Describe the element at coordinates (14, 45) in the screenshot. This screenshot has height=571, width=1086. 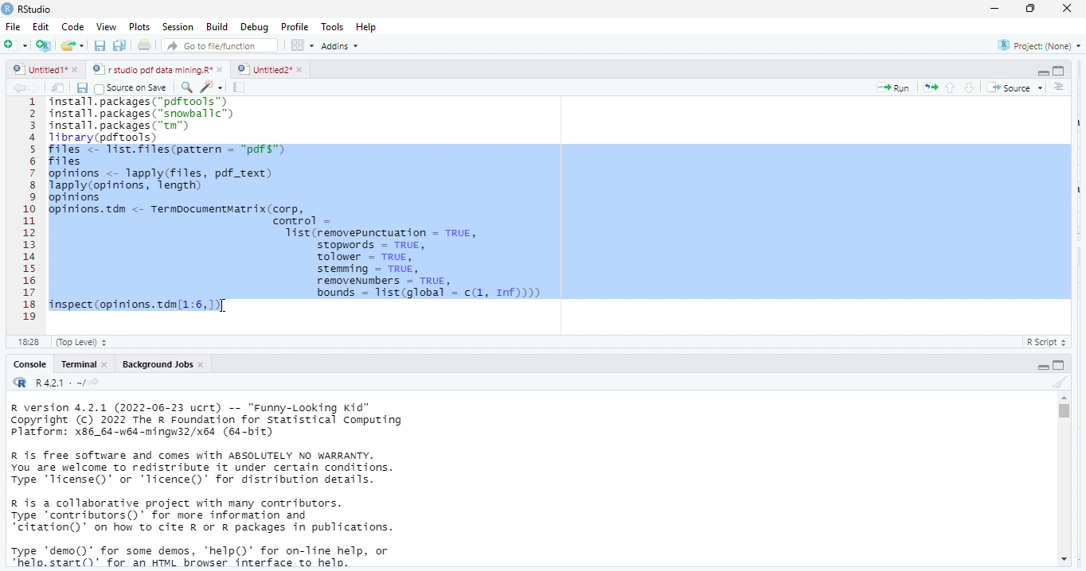
I see `new file` at that location.